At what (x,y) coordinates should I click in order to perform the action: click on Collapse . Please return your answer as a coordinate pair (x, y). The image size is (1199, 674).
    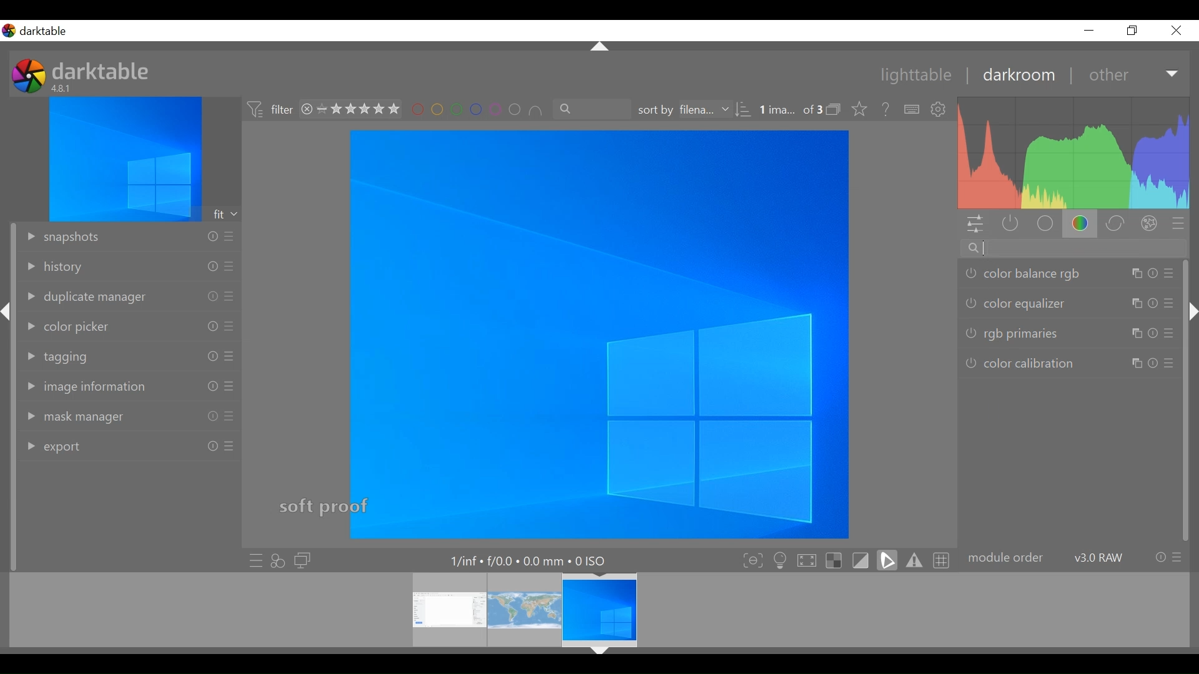
    Looking at the image, I should click on (599, 652).